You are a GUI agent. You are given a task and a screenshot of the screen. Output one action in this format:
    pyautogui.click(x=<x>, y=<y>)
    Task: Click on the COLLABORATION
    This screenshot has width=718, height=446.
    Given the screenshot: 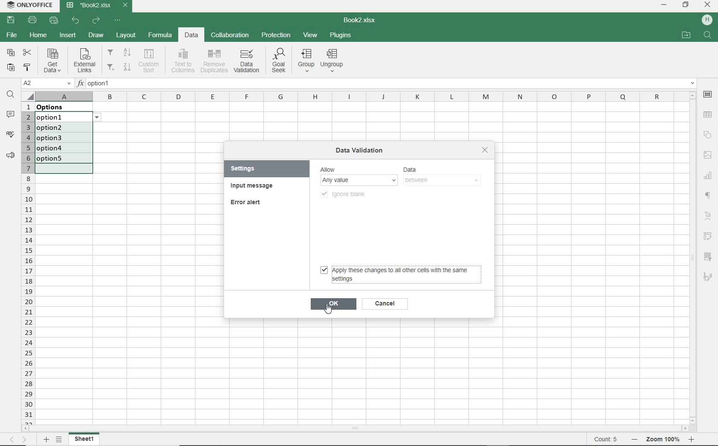 What is the action you would take?
    pyautogui.click(x=230, y=35)
    